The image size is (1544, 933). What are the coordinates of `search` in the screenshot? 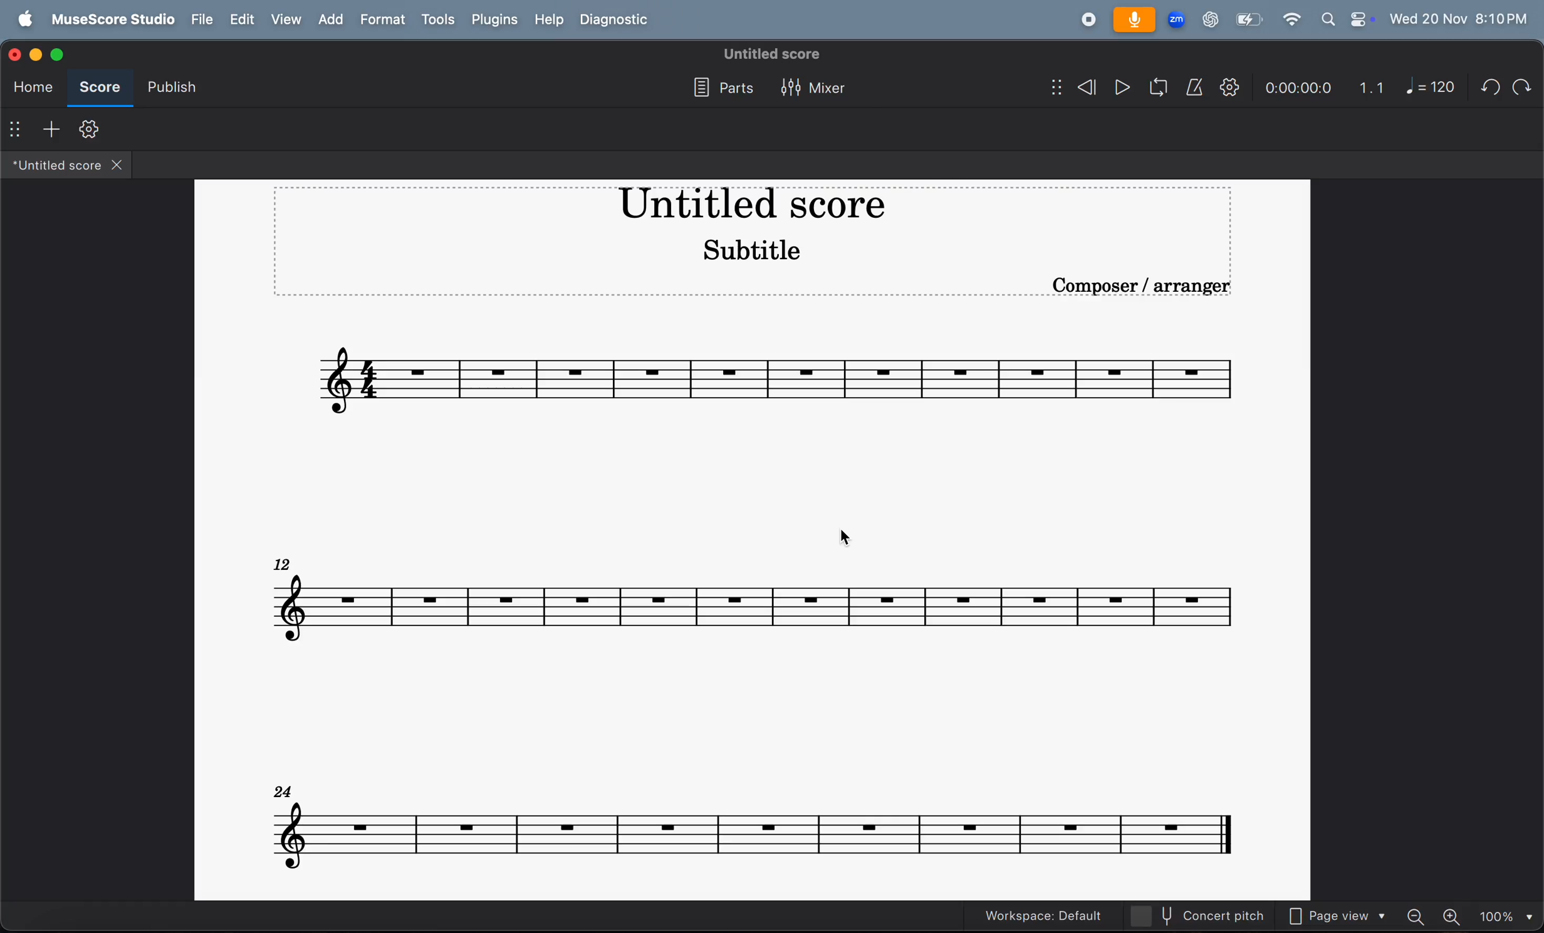 It's located at (1328, 18).